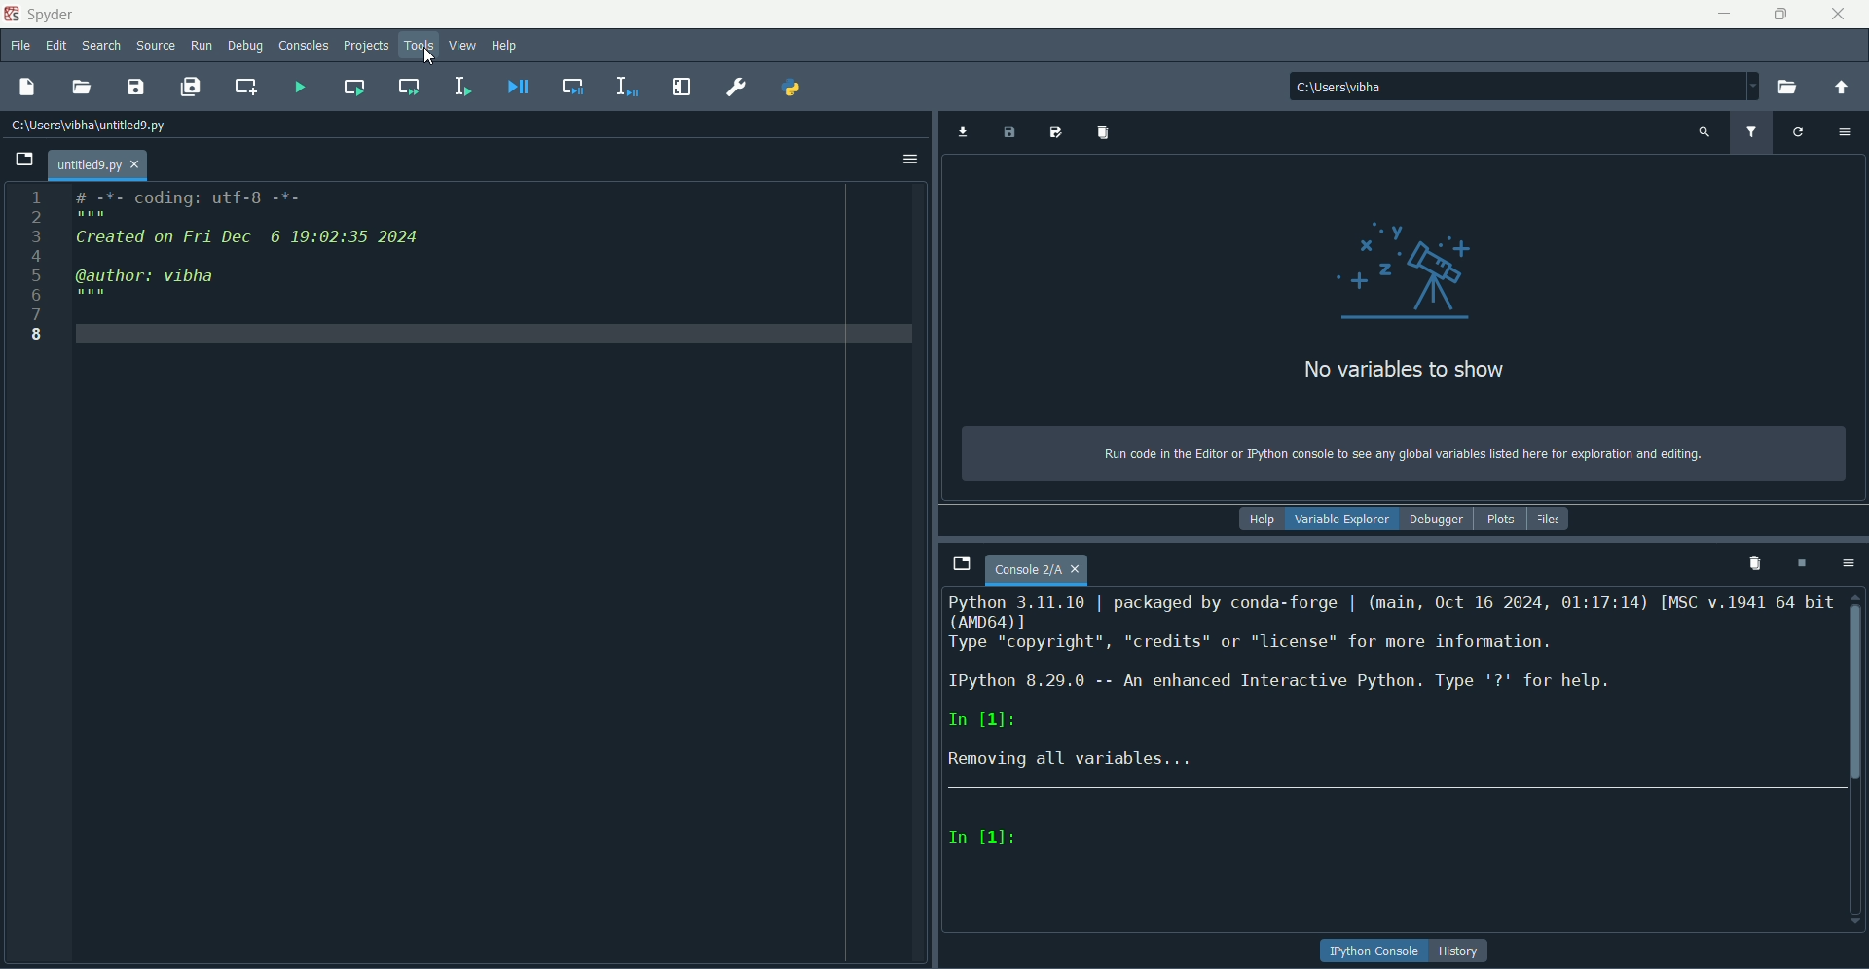  Describe the element at coordinates (793, 90) in the screenshot. I see `pythonpath manager` at that location.